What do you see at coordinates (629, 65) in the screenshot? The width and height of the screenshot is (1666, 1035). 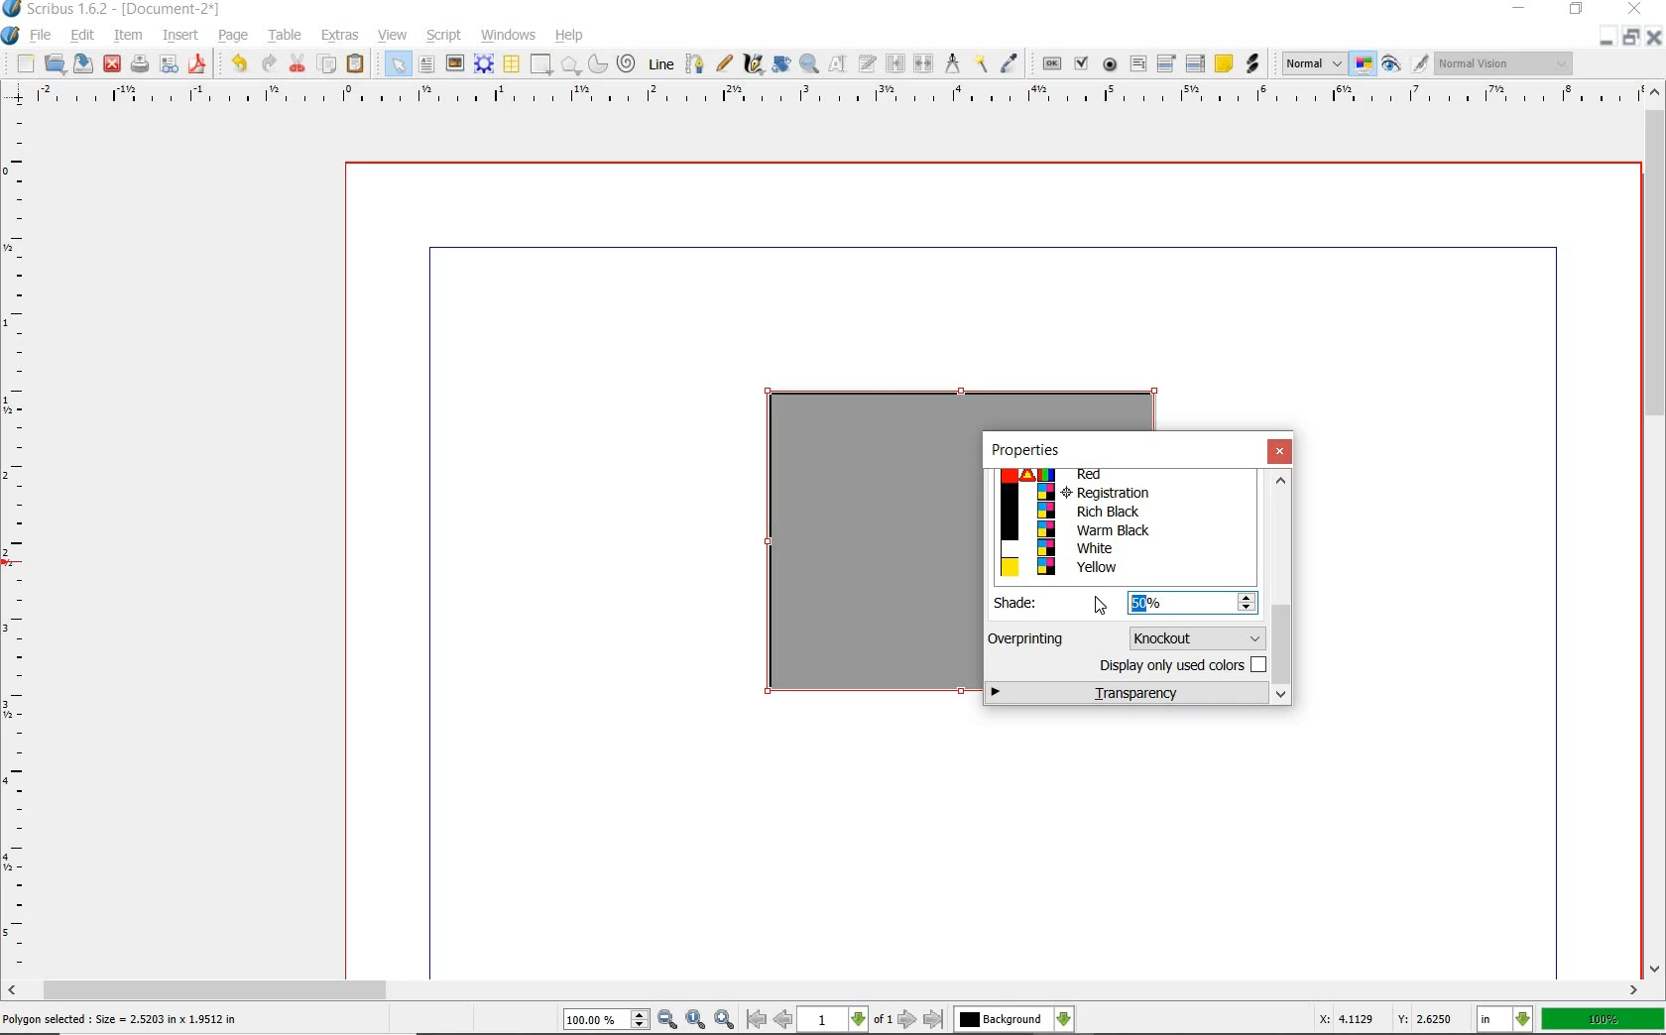 I see `spiral` at bounding box center [629, 65].